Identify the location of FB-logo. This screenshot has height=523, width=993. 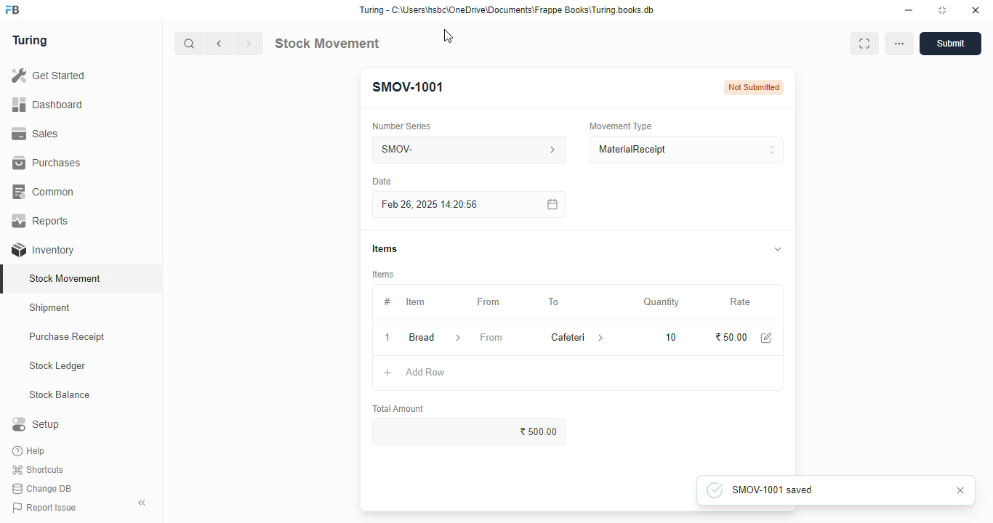
(12, 9).